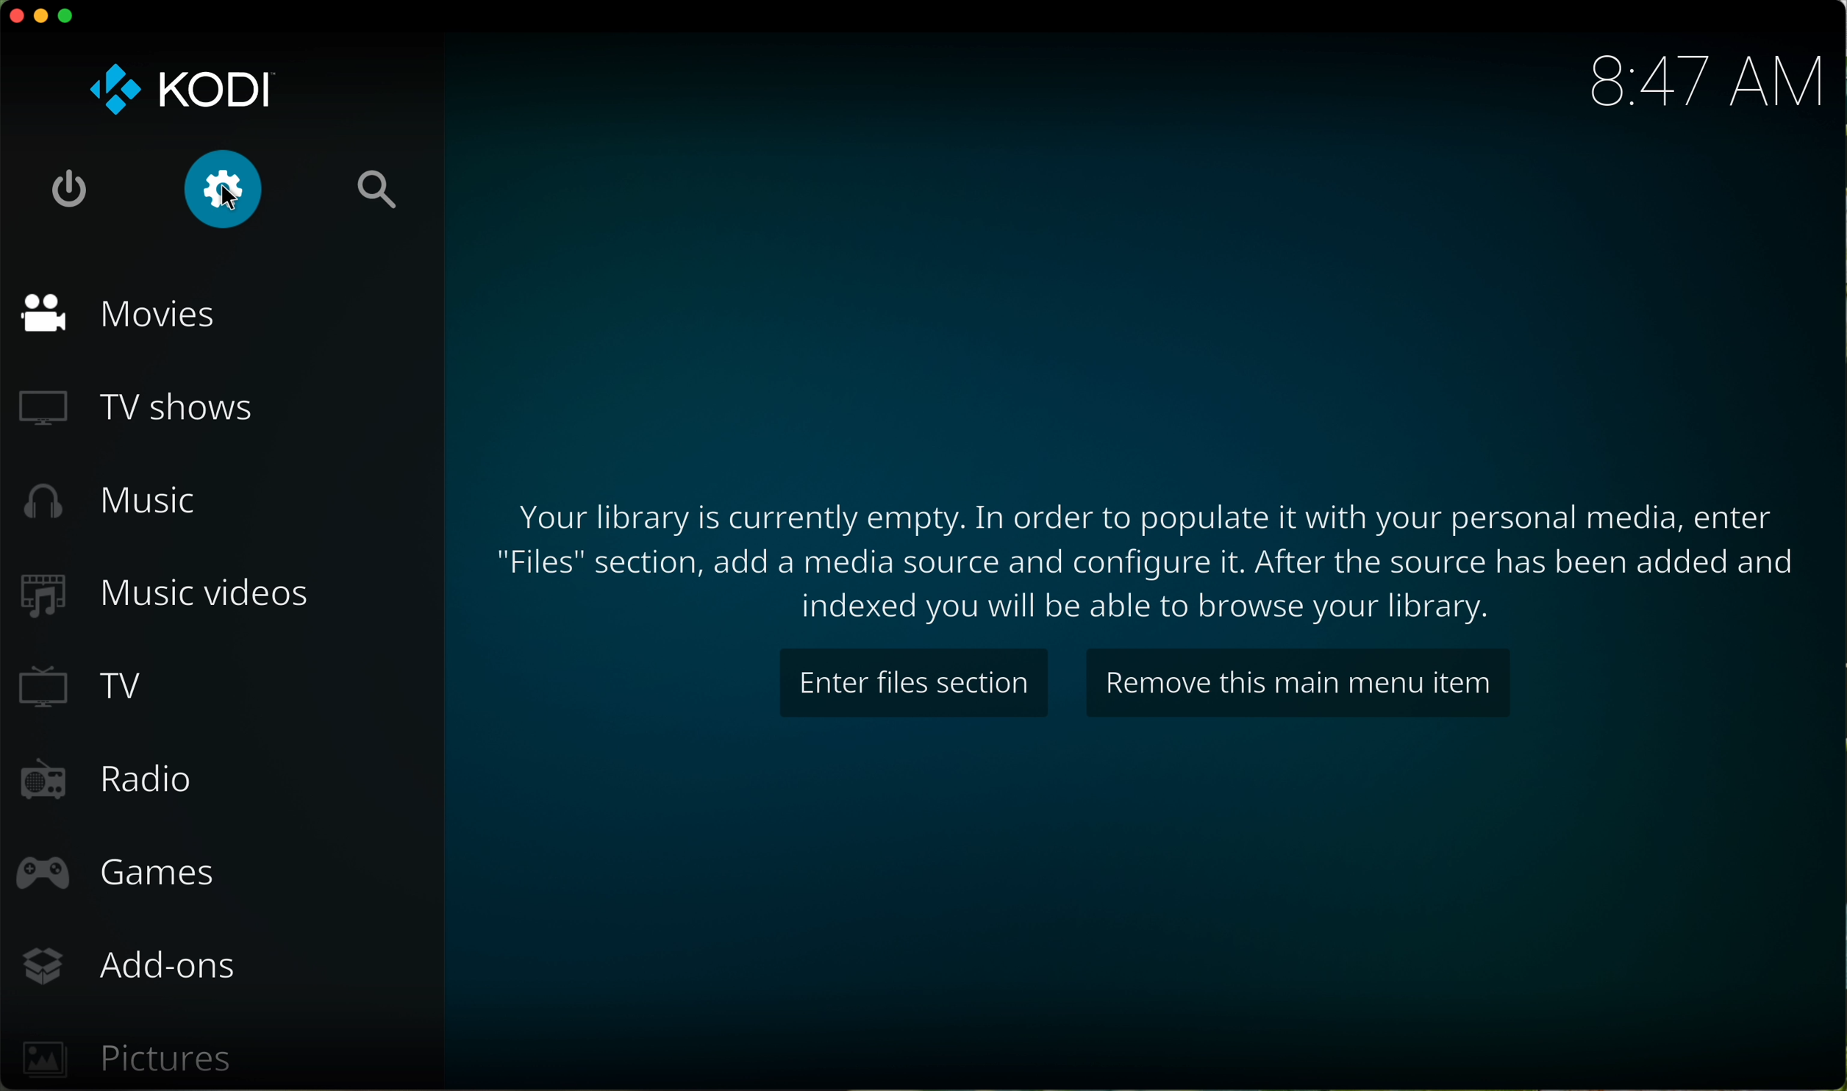 This screenshot has height=1091, width=1847. What do you see at coordinates (181, 90) in the screenshot?
I see `KODI logo` at bounding box center [181, 90].